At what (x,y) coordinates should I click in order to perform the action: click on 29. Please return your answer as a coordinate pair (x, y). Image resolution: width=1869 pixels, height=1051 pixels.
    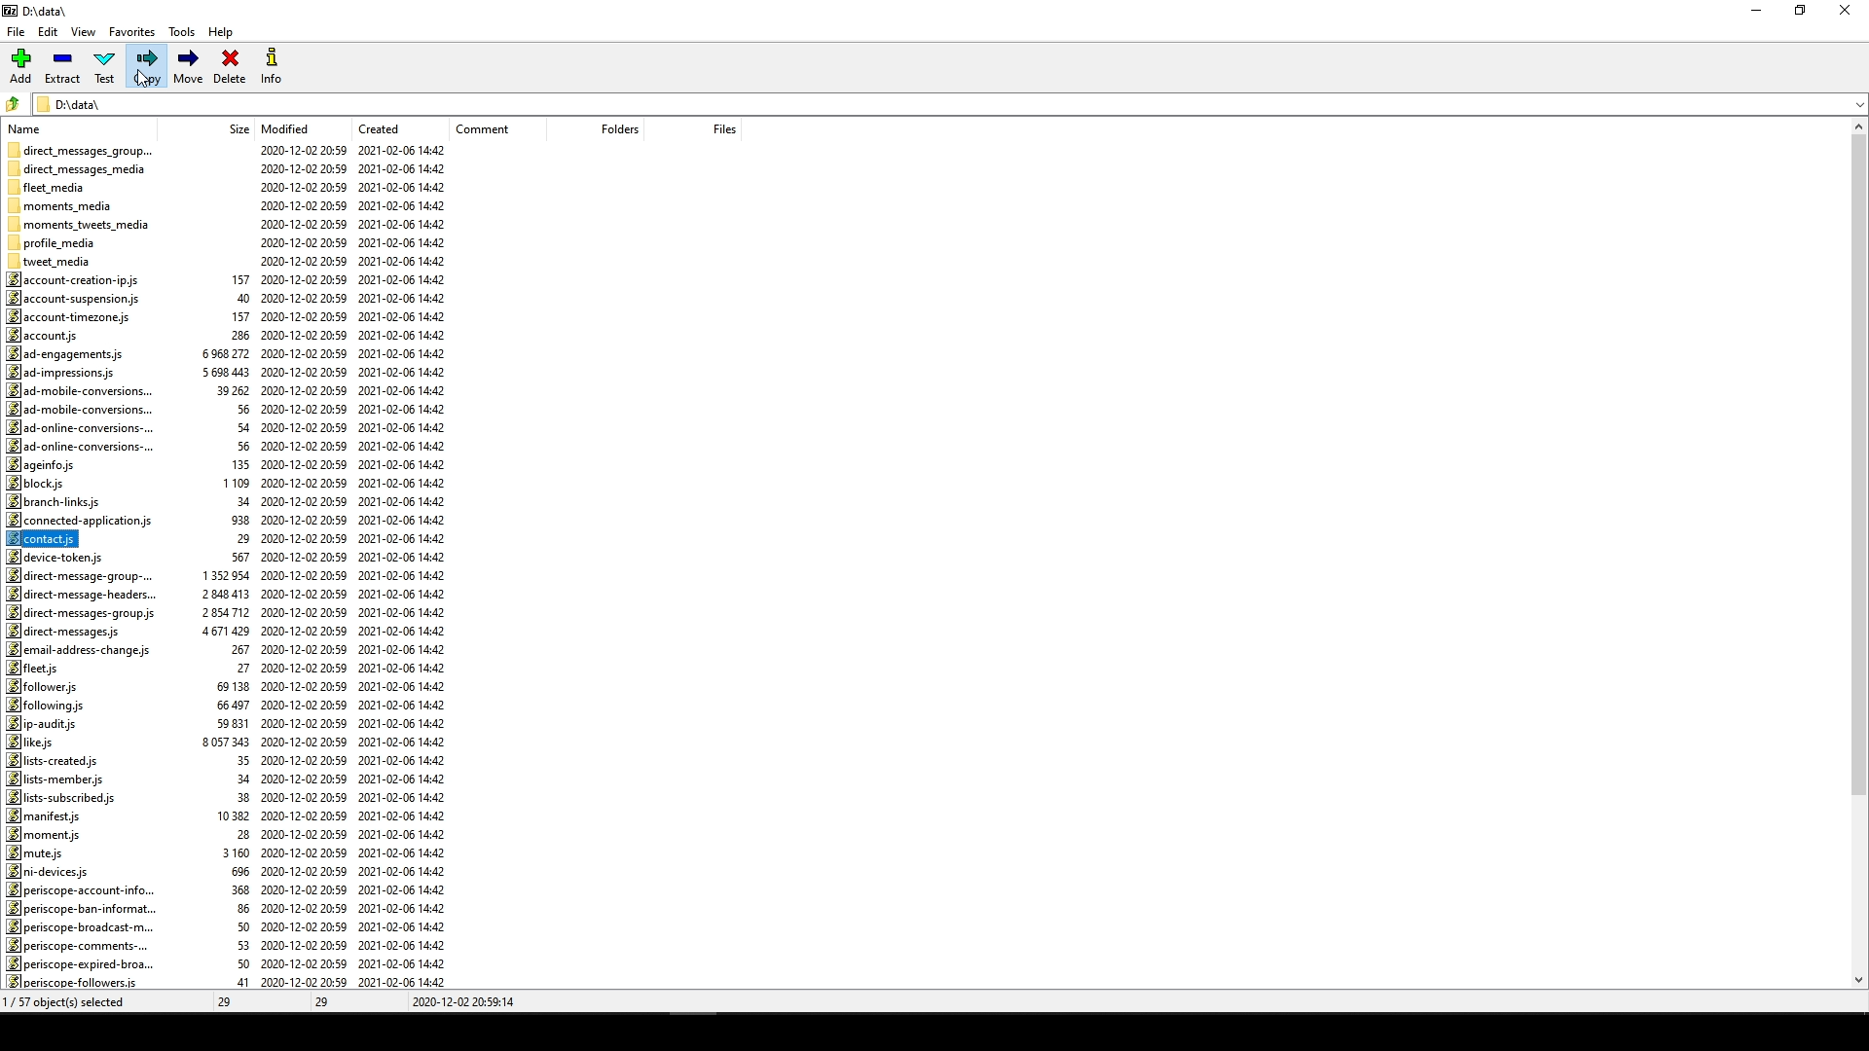
    Looking at the image, I should click on (230, 1001).